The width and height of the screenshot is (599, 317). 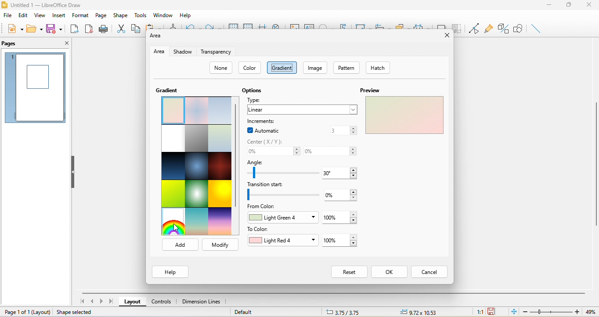 What do you see at coordinates (317, 68) in the screenshot?
I see `iamge` at bounding box center [317, 68].